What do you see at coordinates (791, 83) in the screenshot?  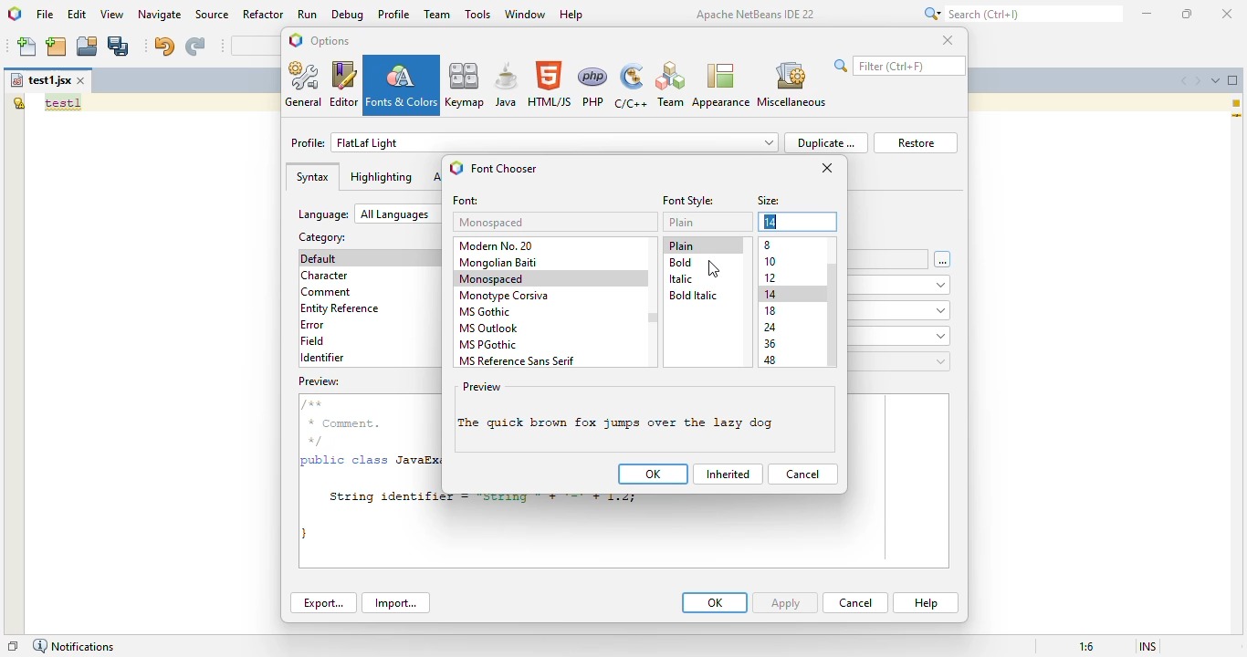 I see `miscellaneous` at bounding box center [791, 83].